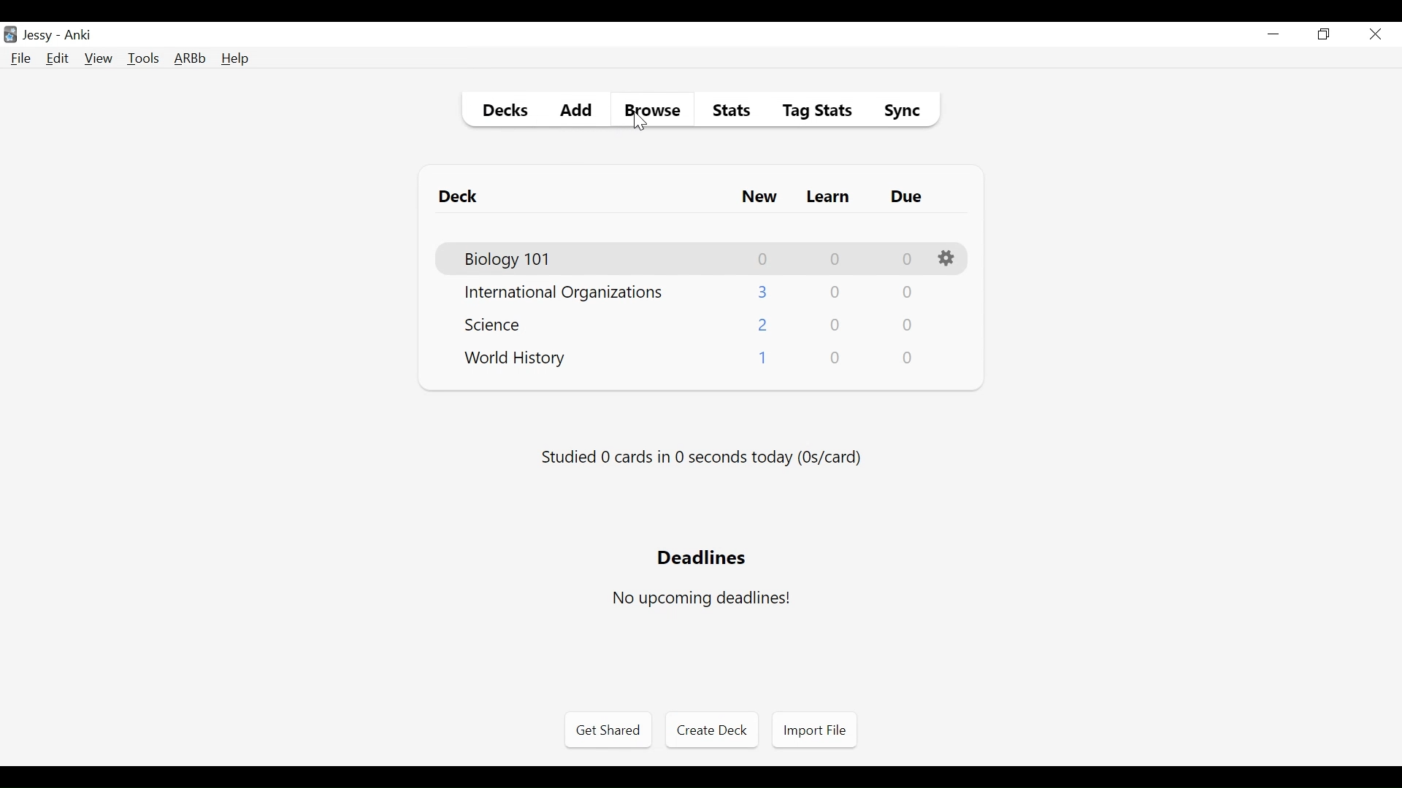  Describe the element at coordinates (191, 58) in the screenshot. I see `Advanced Review Button bar` at that location.